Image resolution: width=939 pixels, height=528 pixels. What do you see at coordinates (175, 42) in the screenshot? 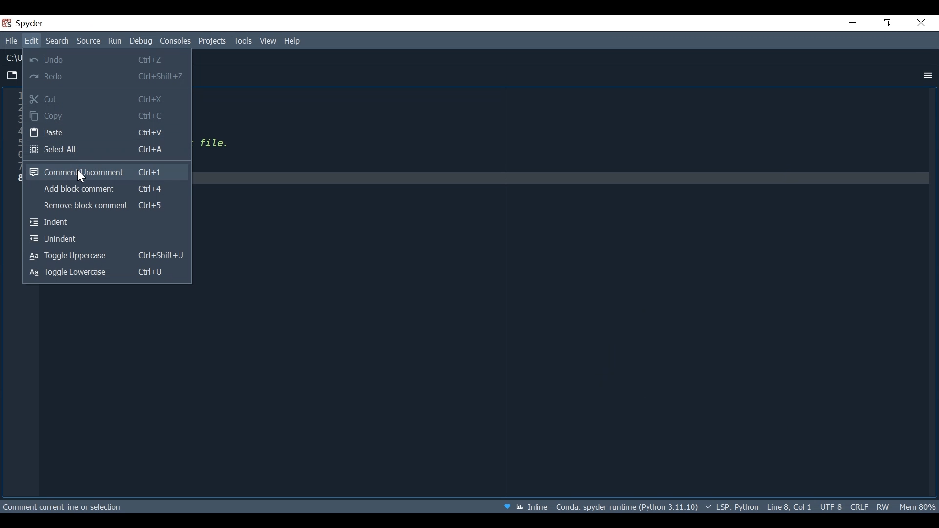
I see `Console` at bounding box center [175, 42].